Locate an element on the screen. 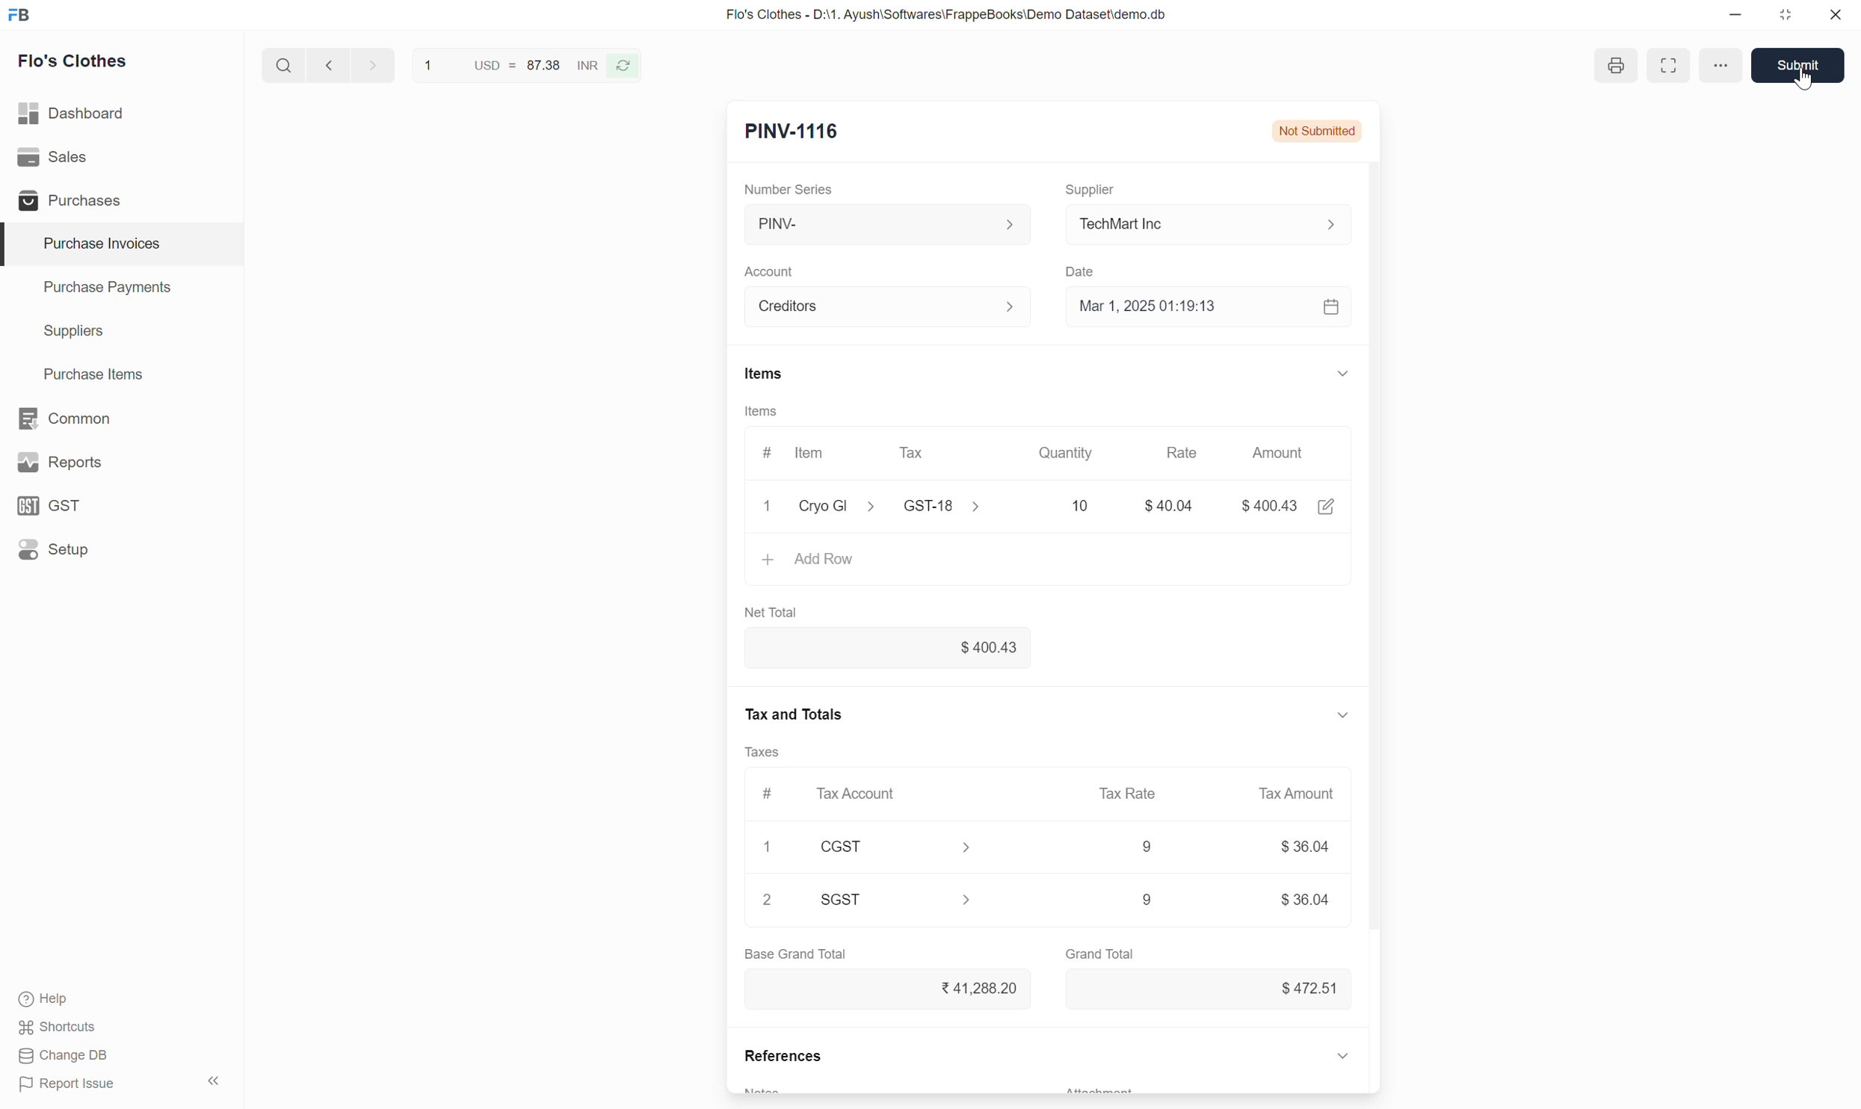  $47.25 is located at coordinates (1303, 987).